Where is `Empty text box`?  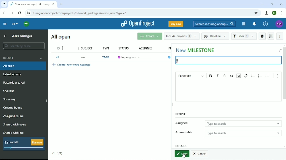 Empty text box is located at coordinates (228, 91).